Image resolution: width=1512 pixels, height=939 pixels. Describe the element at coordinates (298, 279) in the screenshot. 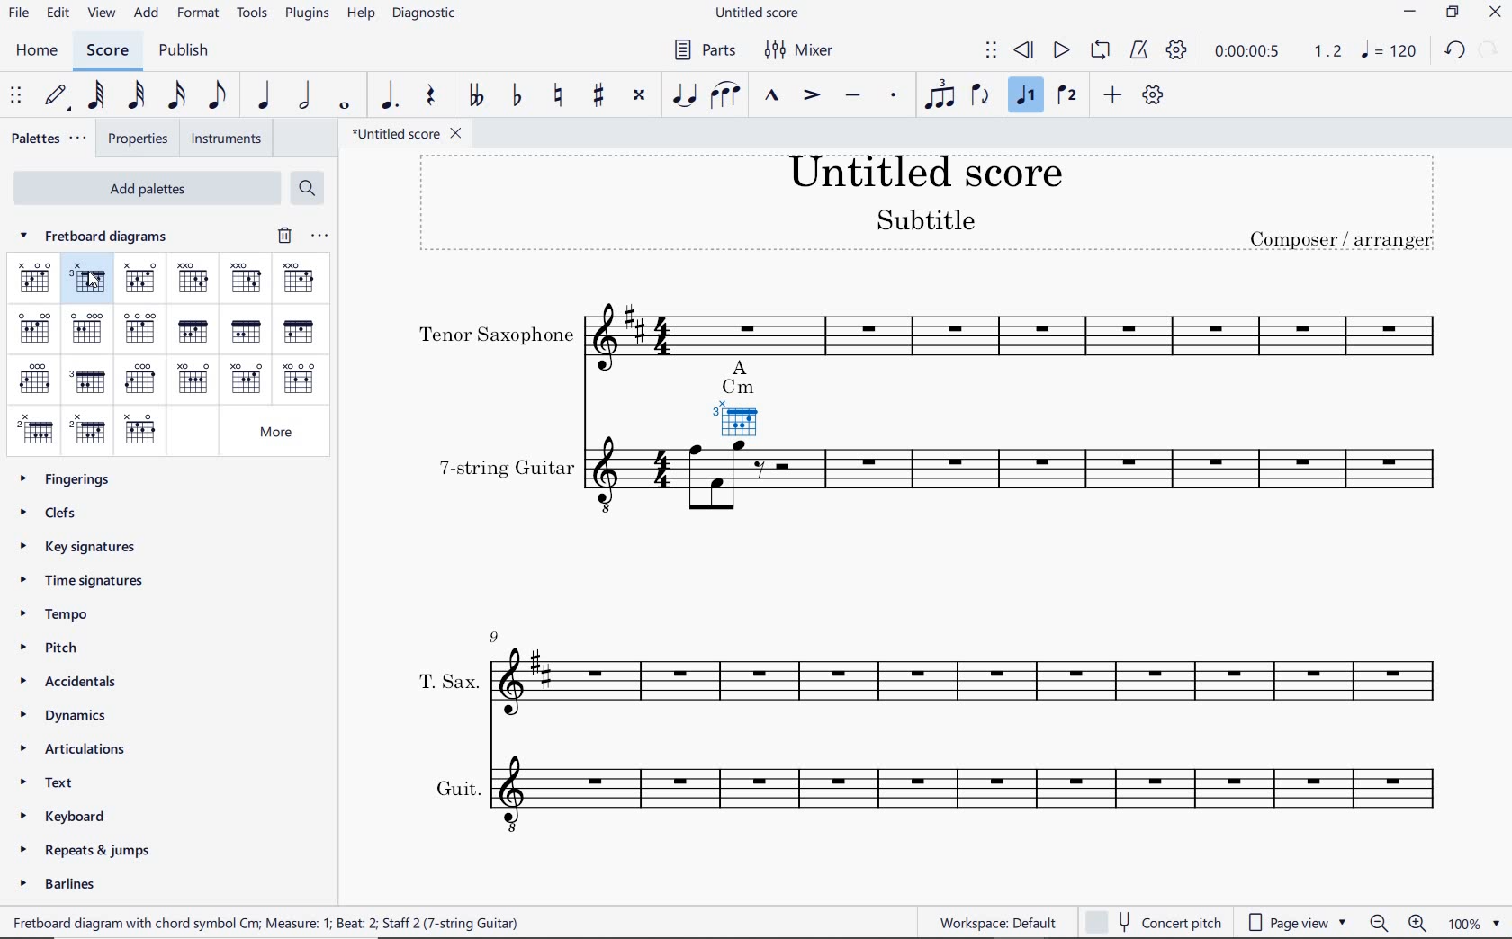

I see `D7` at that location.